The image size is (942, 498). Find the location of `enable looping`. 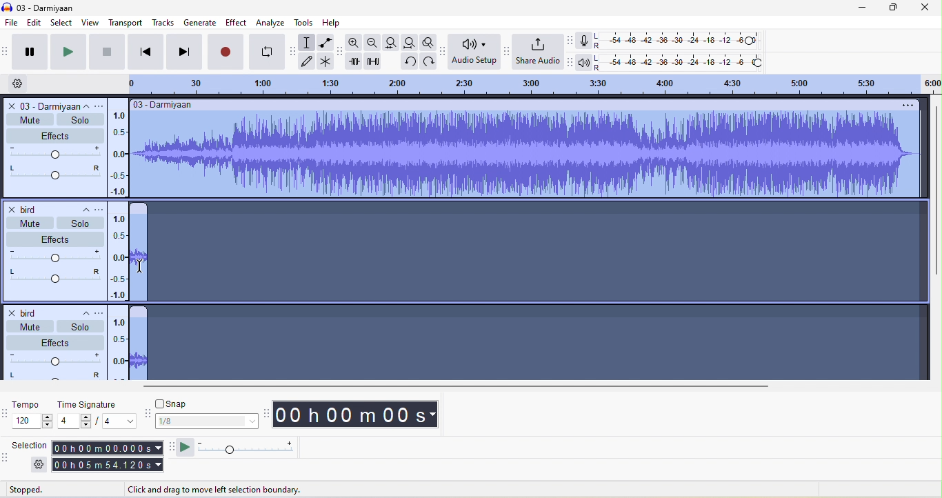

enable looping is located at coordinates (268, 52).